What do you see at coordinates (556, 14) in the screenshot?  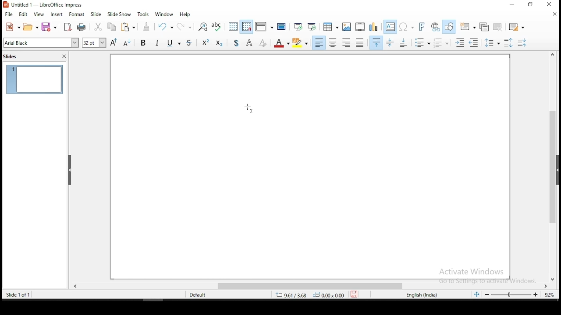 I see `close` at bounding box center [556, 14].